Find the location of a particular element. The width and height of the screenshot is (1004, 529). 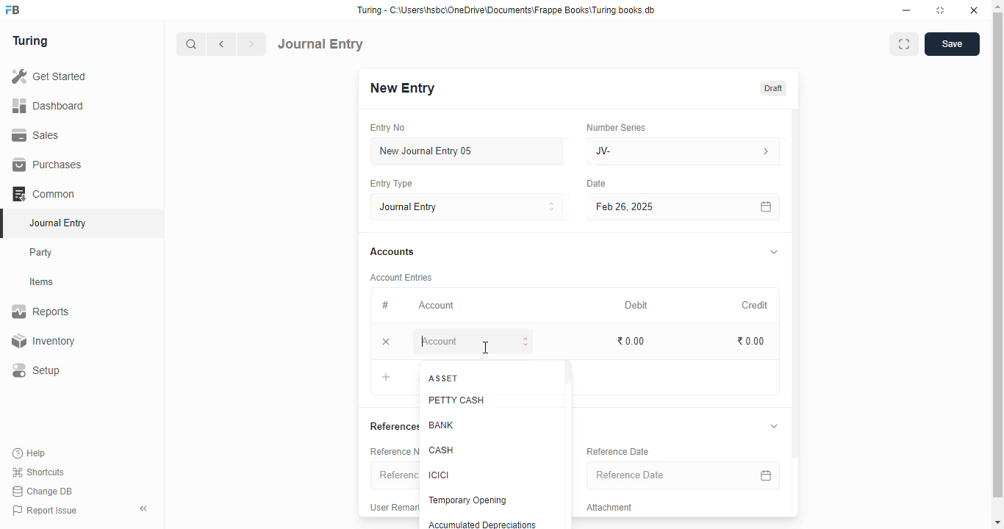

turing is located at coordinates (31, 42).